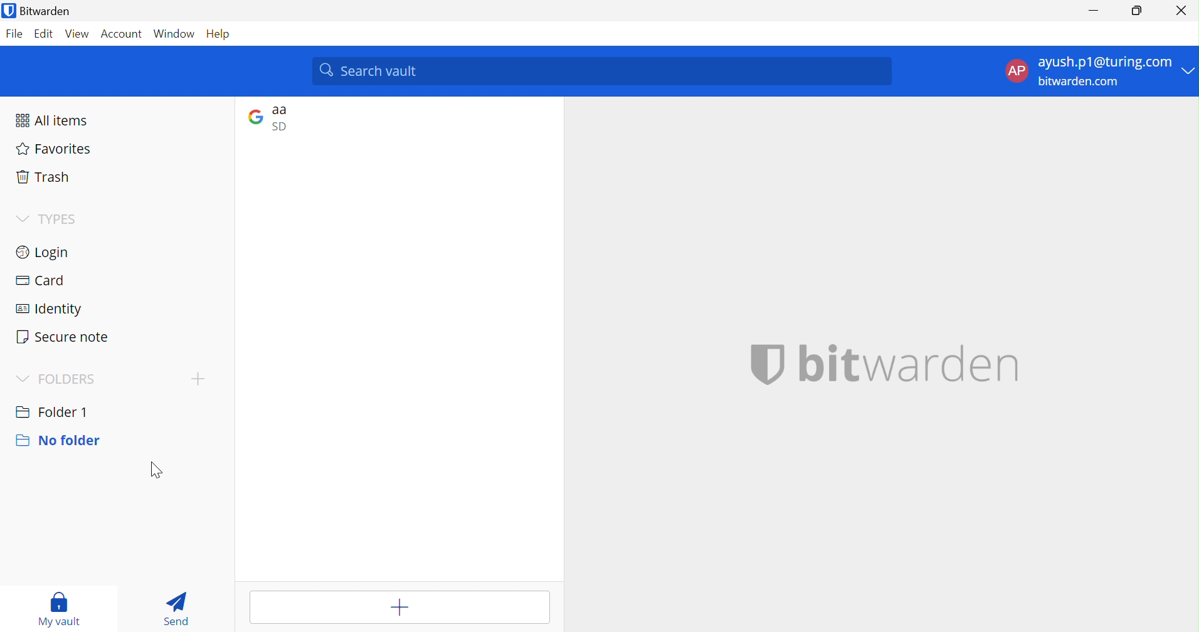 This screenshot has width=1199, height=632. I want to click on Help, so click(224, 35).